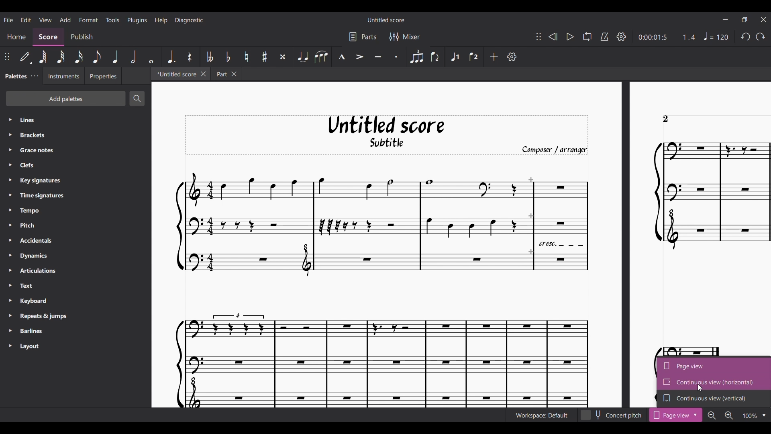  What do you see at coordinates (63, 76) in the screenshot?
I see `Instruments setting tab` at bounding box center [63, 76].